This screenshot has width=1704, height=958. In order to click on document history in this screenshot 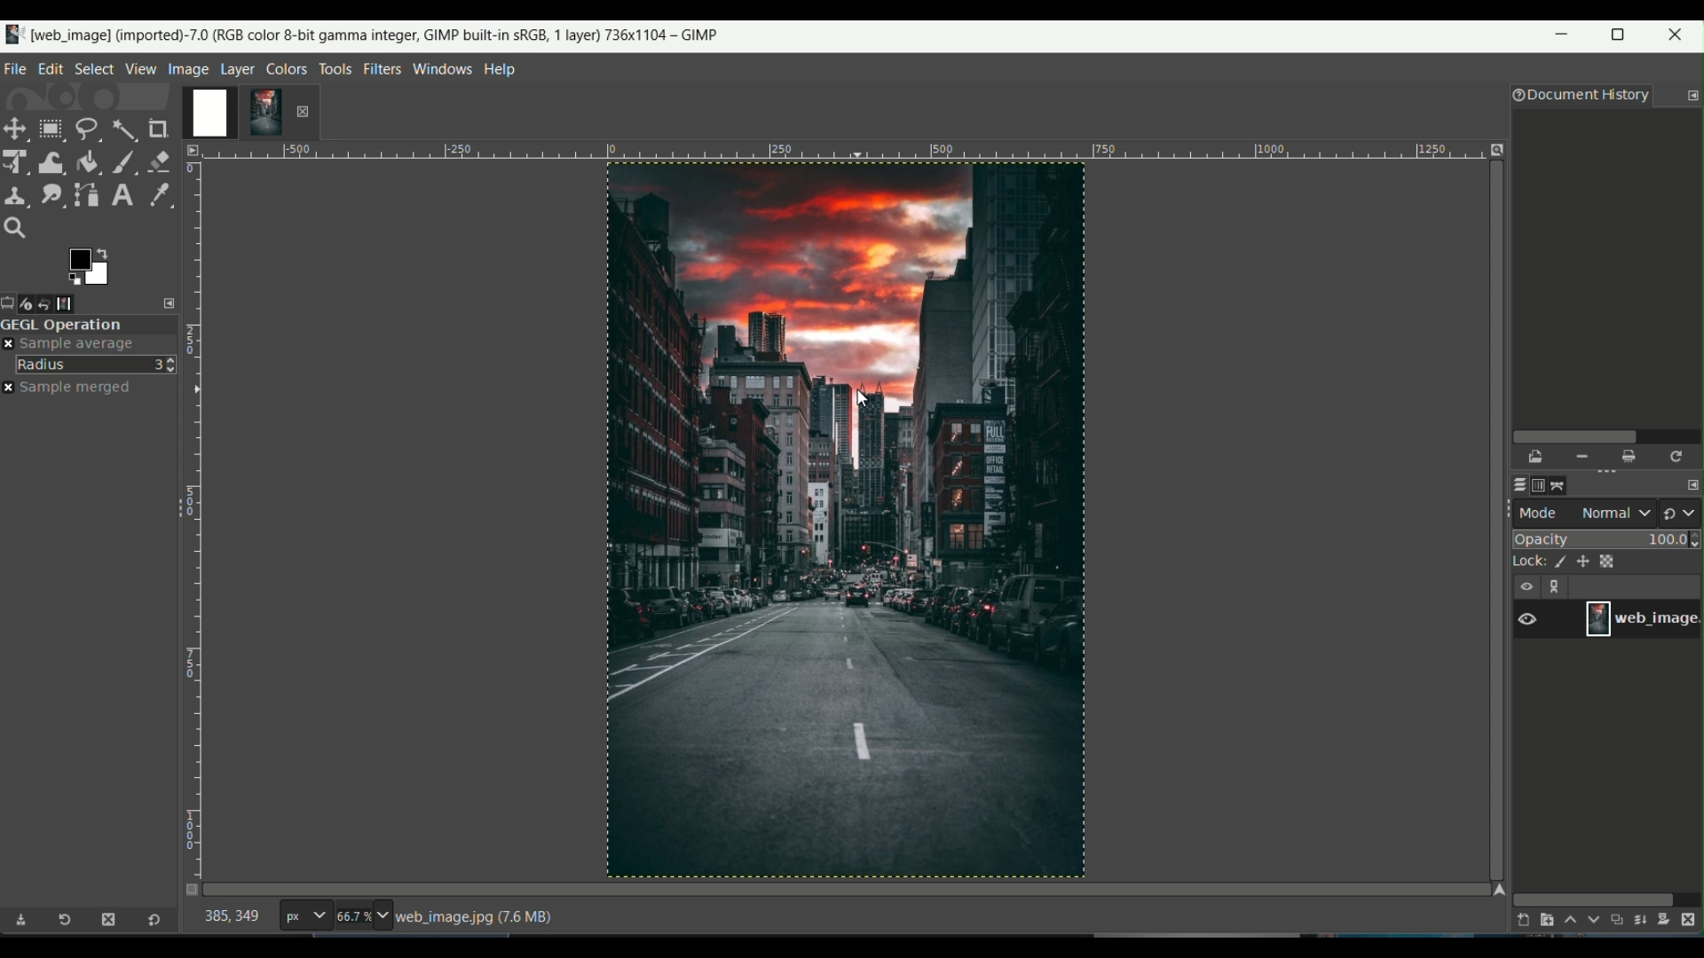, I will do `click(1577, 97)`.